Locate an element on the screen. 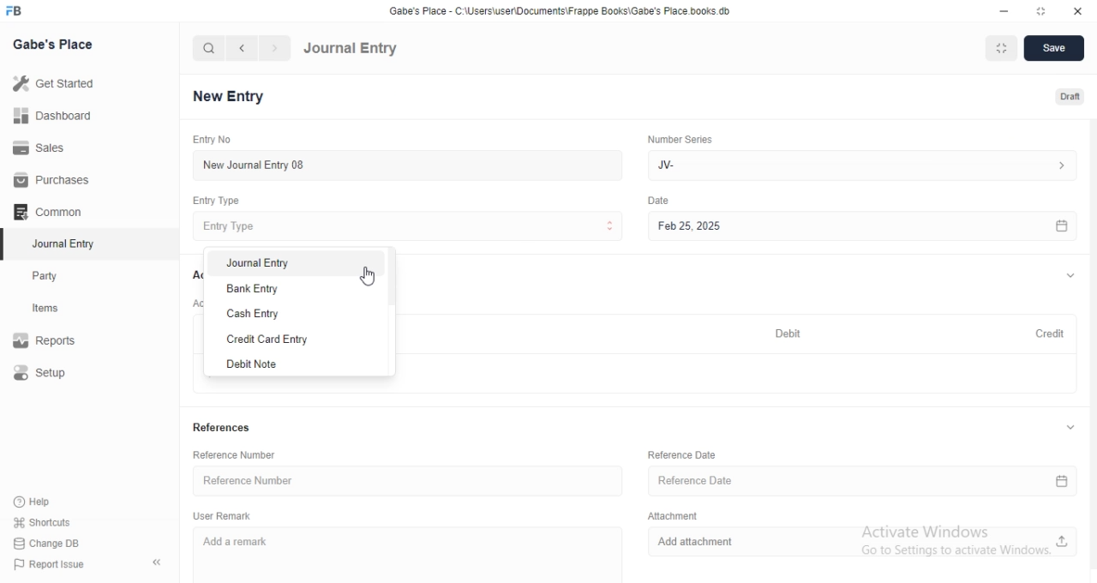  vertical scroll bar is located at coordinates (391, 311).